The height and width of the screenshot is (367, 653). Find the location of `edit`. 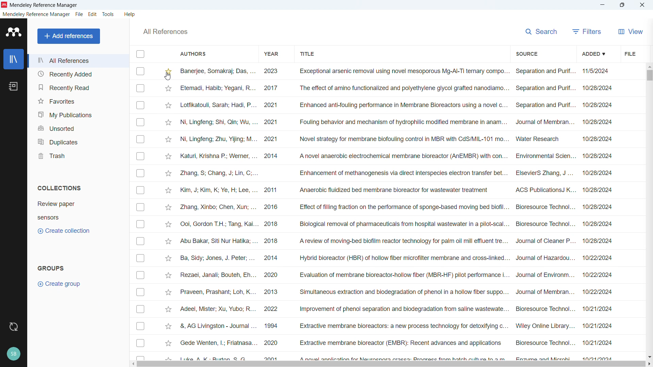

edit is located at coordinates (93, 14).